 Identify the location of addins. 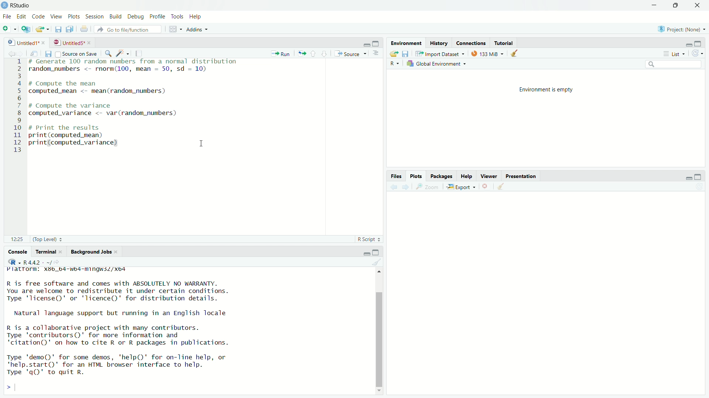
(197, 29).